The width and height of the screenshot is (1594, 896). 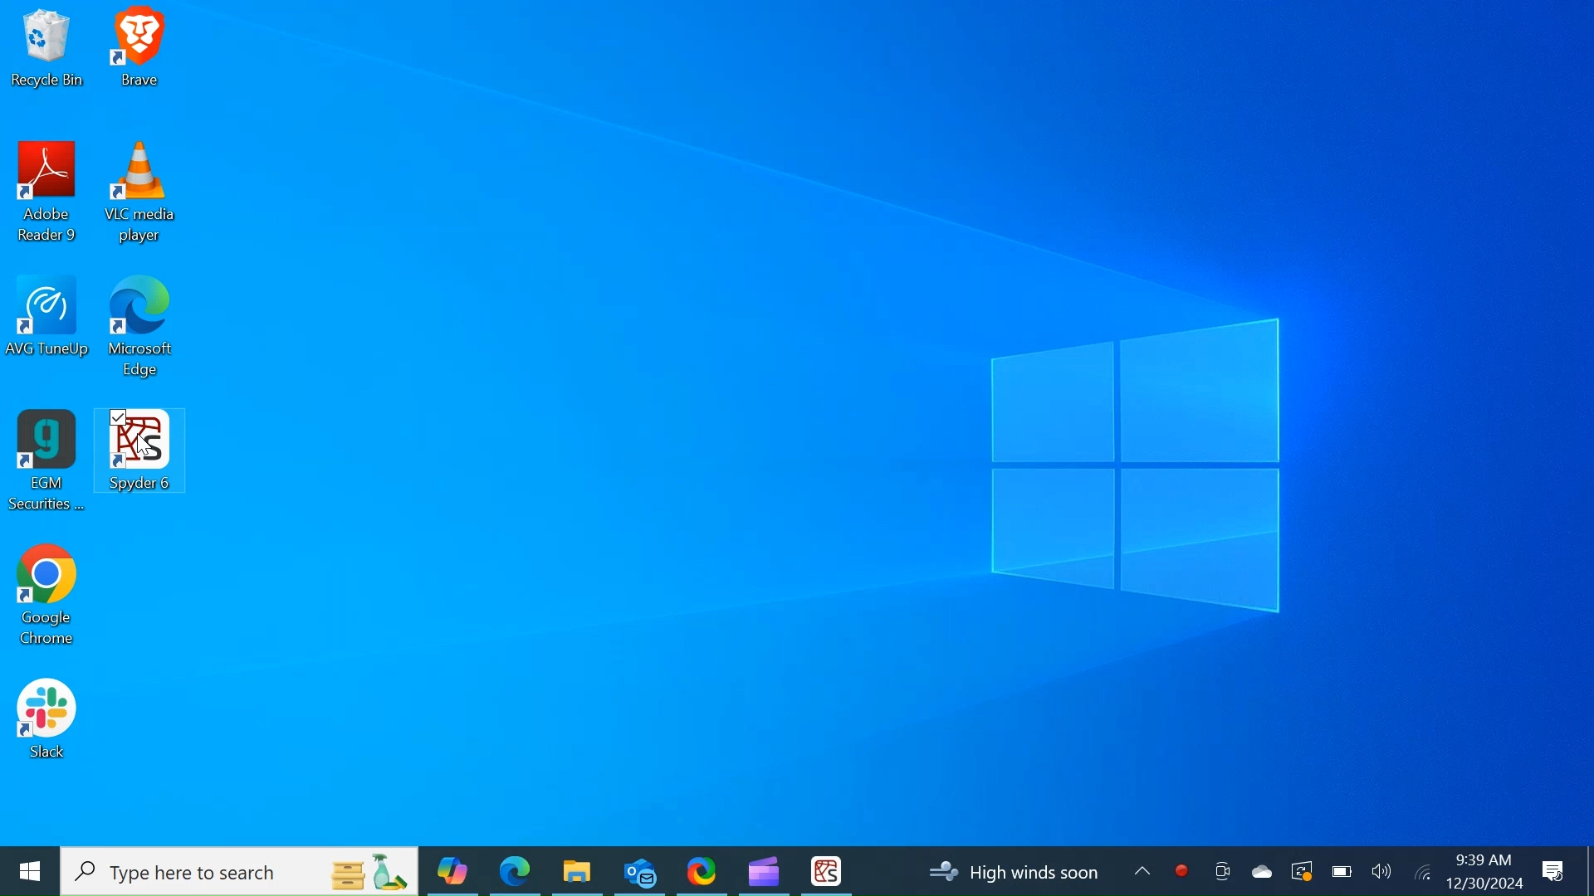 What do you see at coordinates (140, 51) in the screenshot?
I see `Brave Desktop Icon` at bounding box center [140, 51].